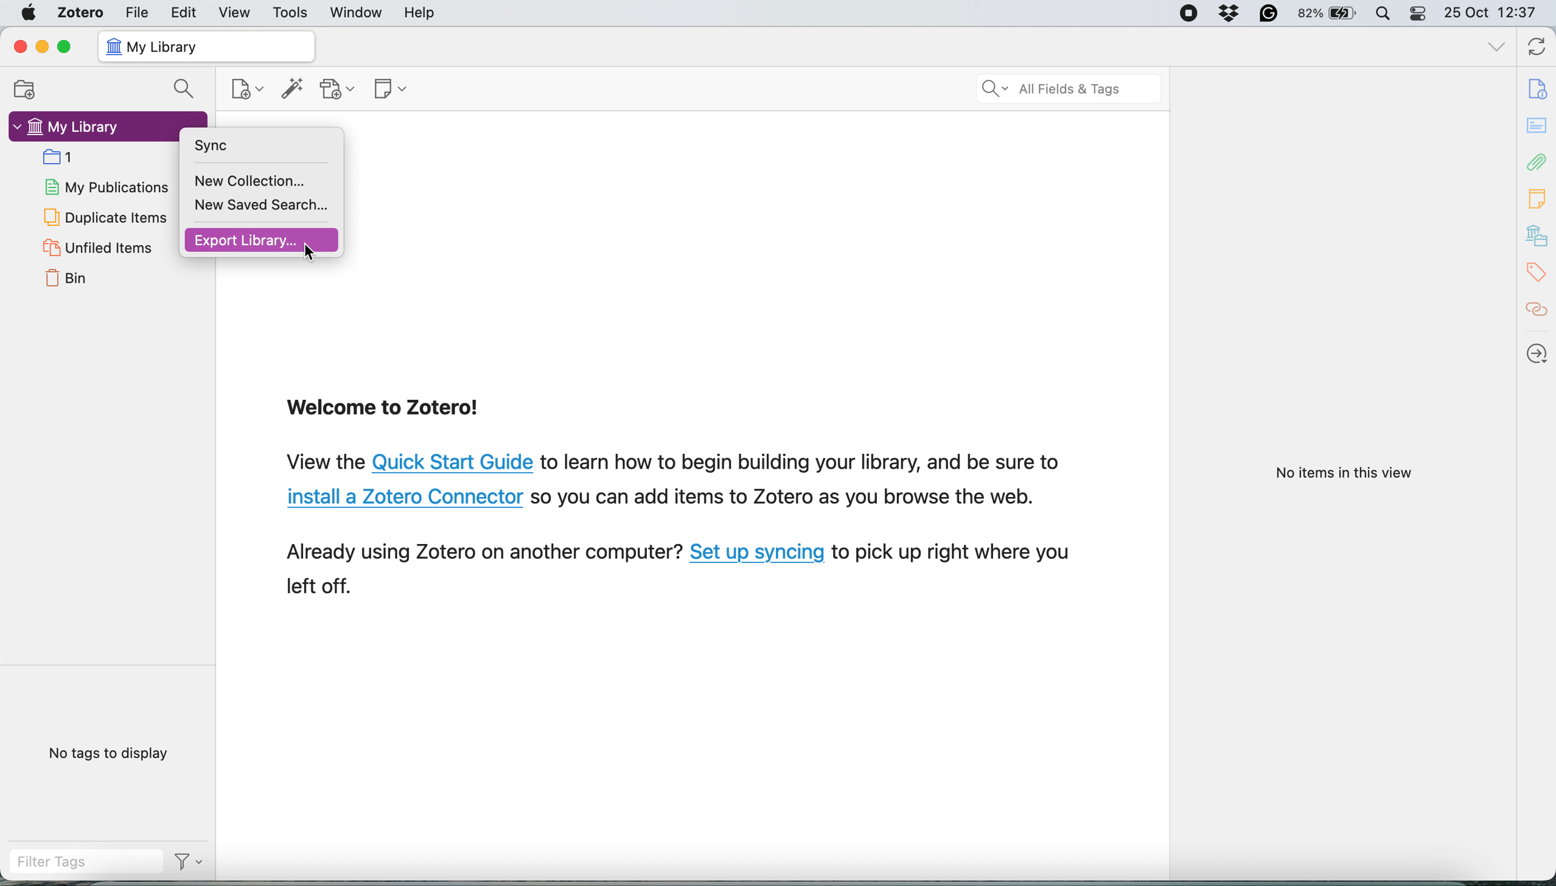  What do you see at coordinates (262, 178) in the screenshot?
I see `New Collection...` at bounding box center [262, 178].